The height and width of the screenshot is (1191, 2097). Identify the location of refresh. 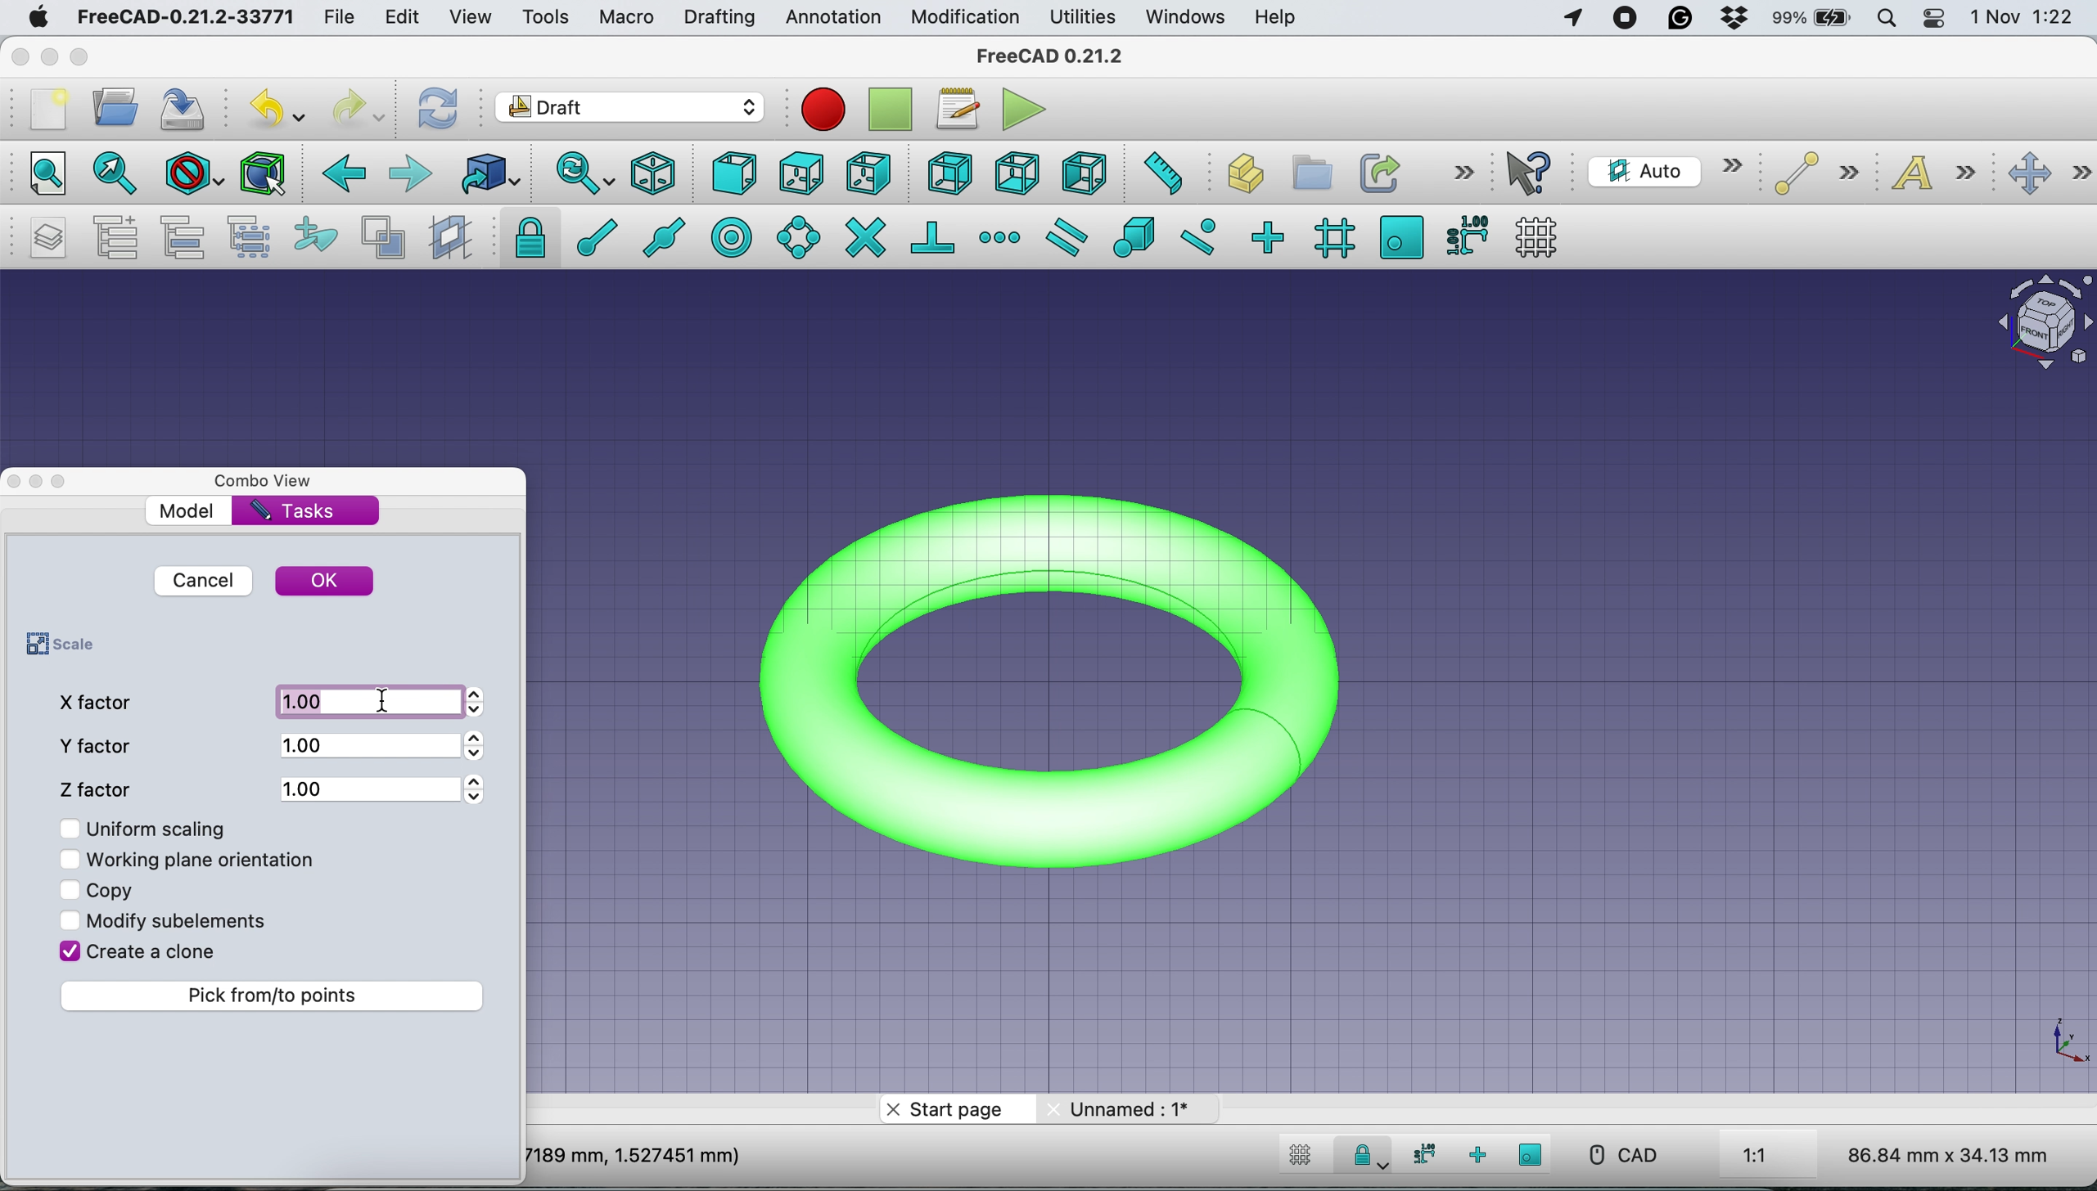
(440, 110).